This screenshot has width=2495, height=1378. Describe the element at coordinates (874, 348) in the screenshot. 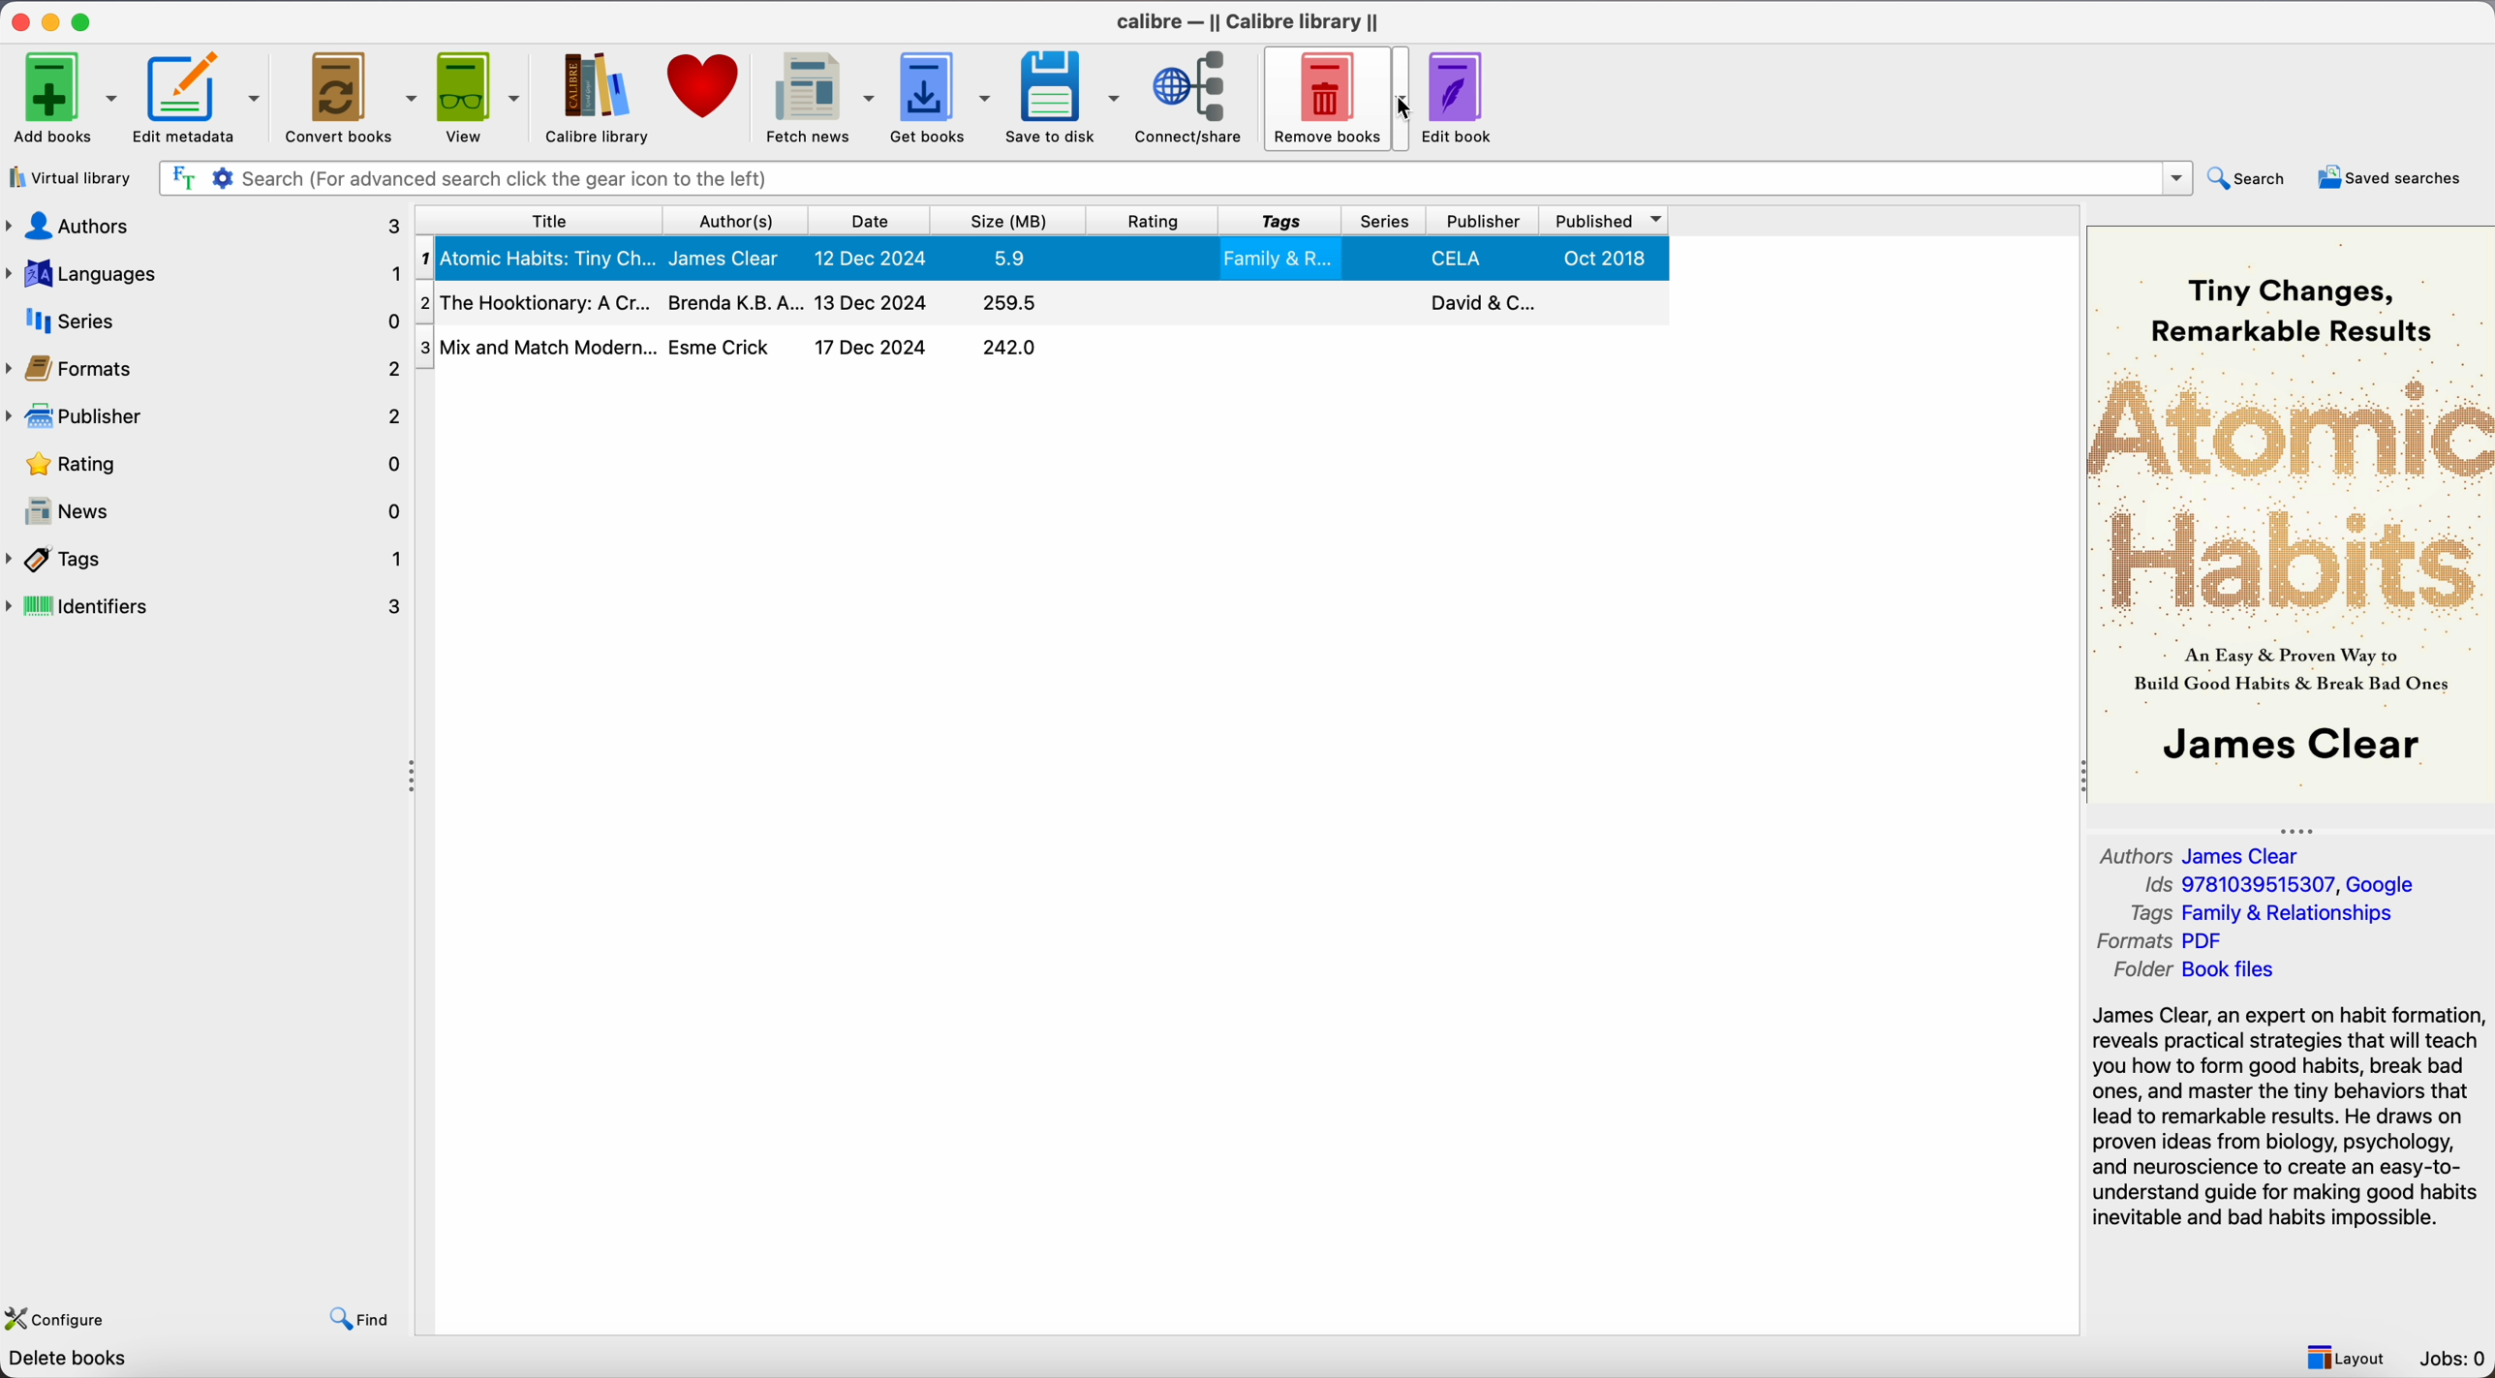

I see `17 Dec 2024` at that location.